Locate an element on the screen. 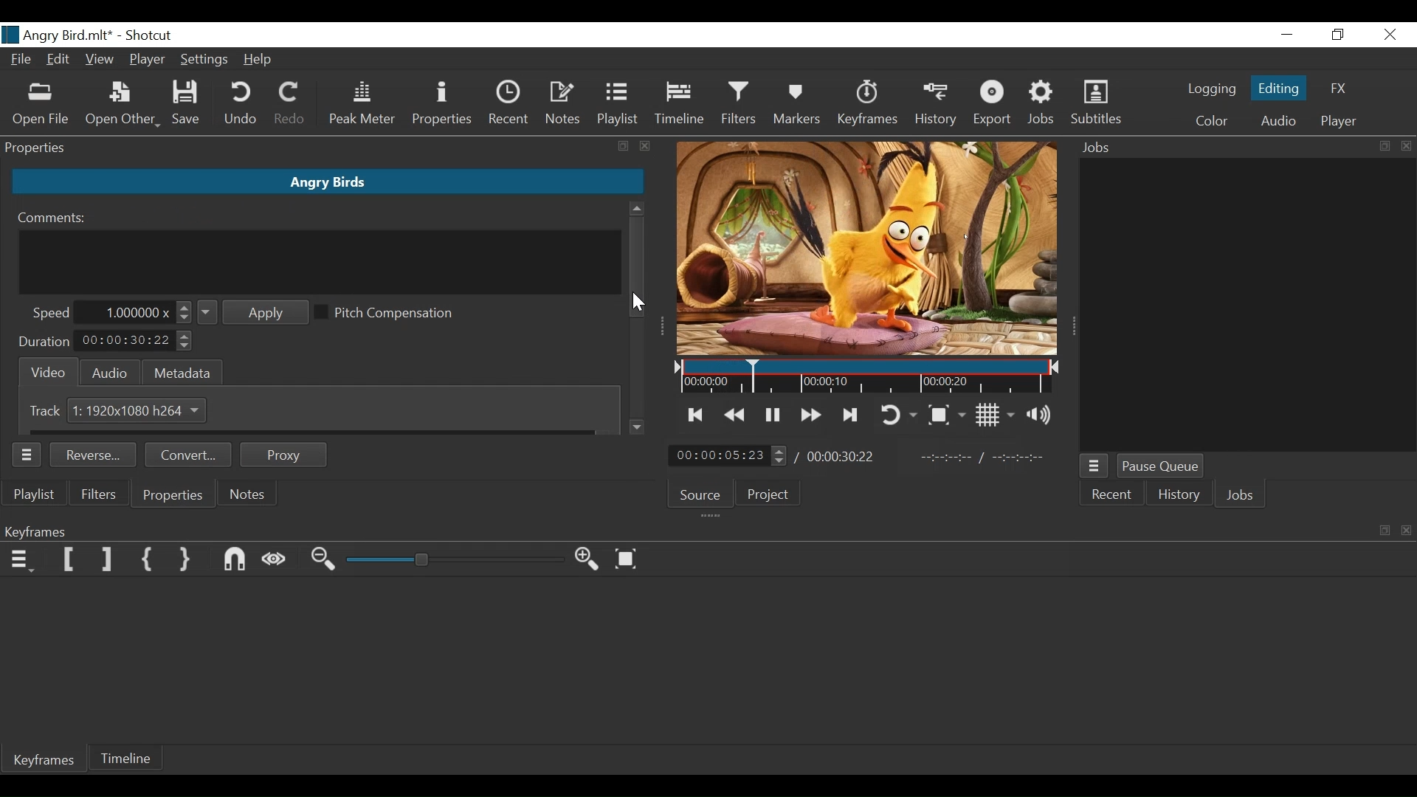 The height and width of the screenshot is (797, 1417). Edit is located at coordinates (58, 61).